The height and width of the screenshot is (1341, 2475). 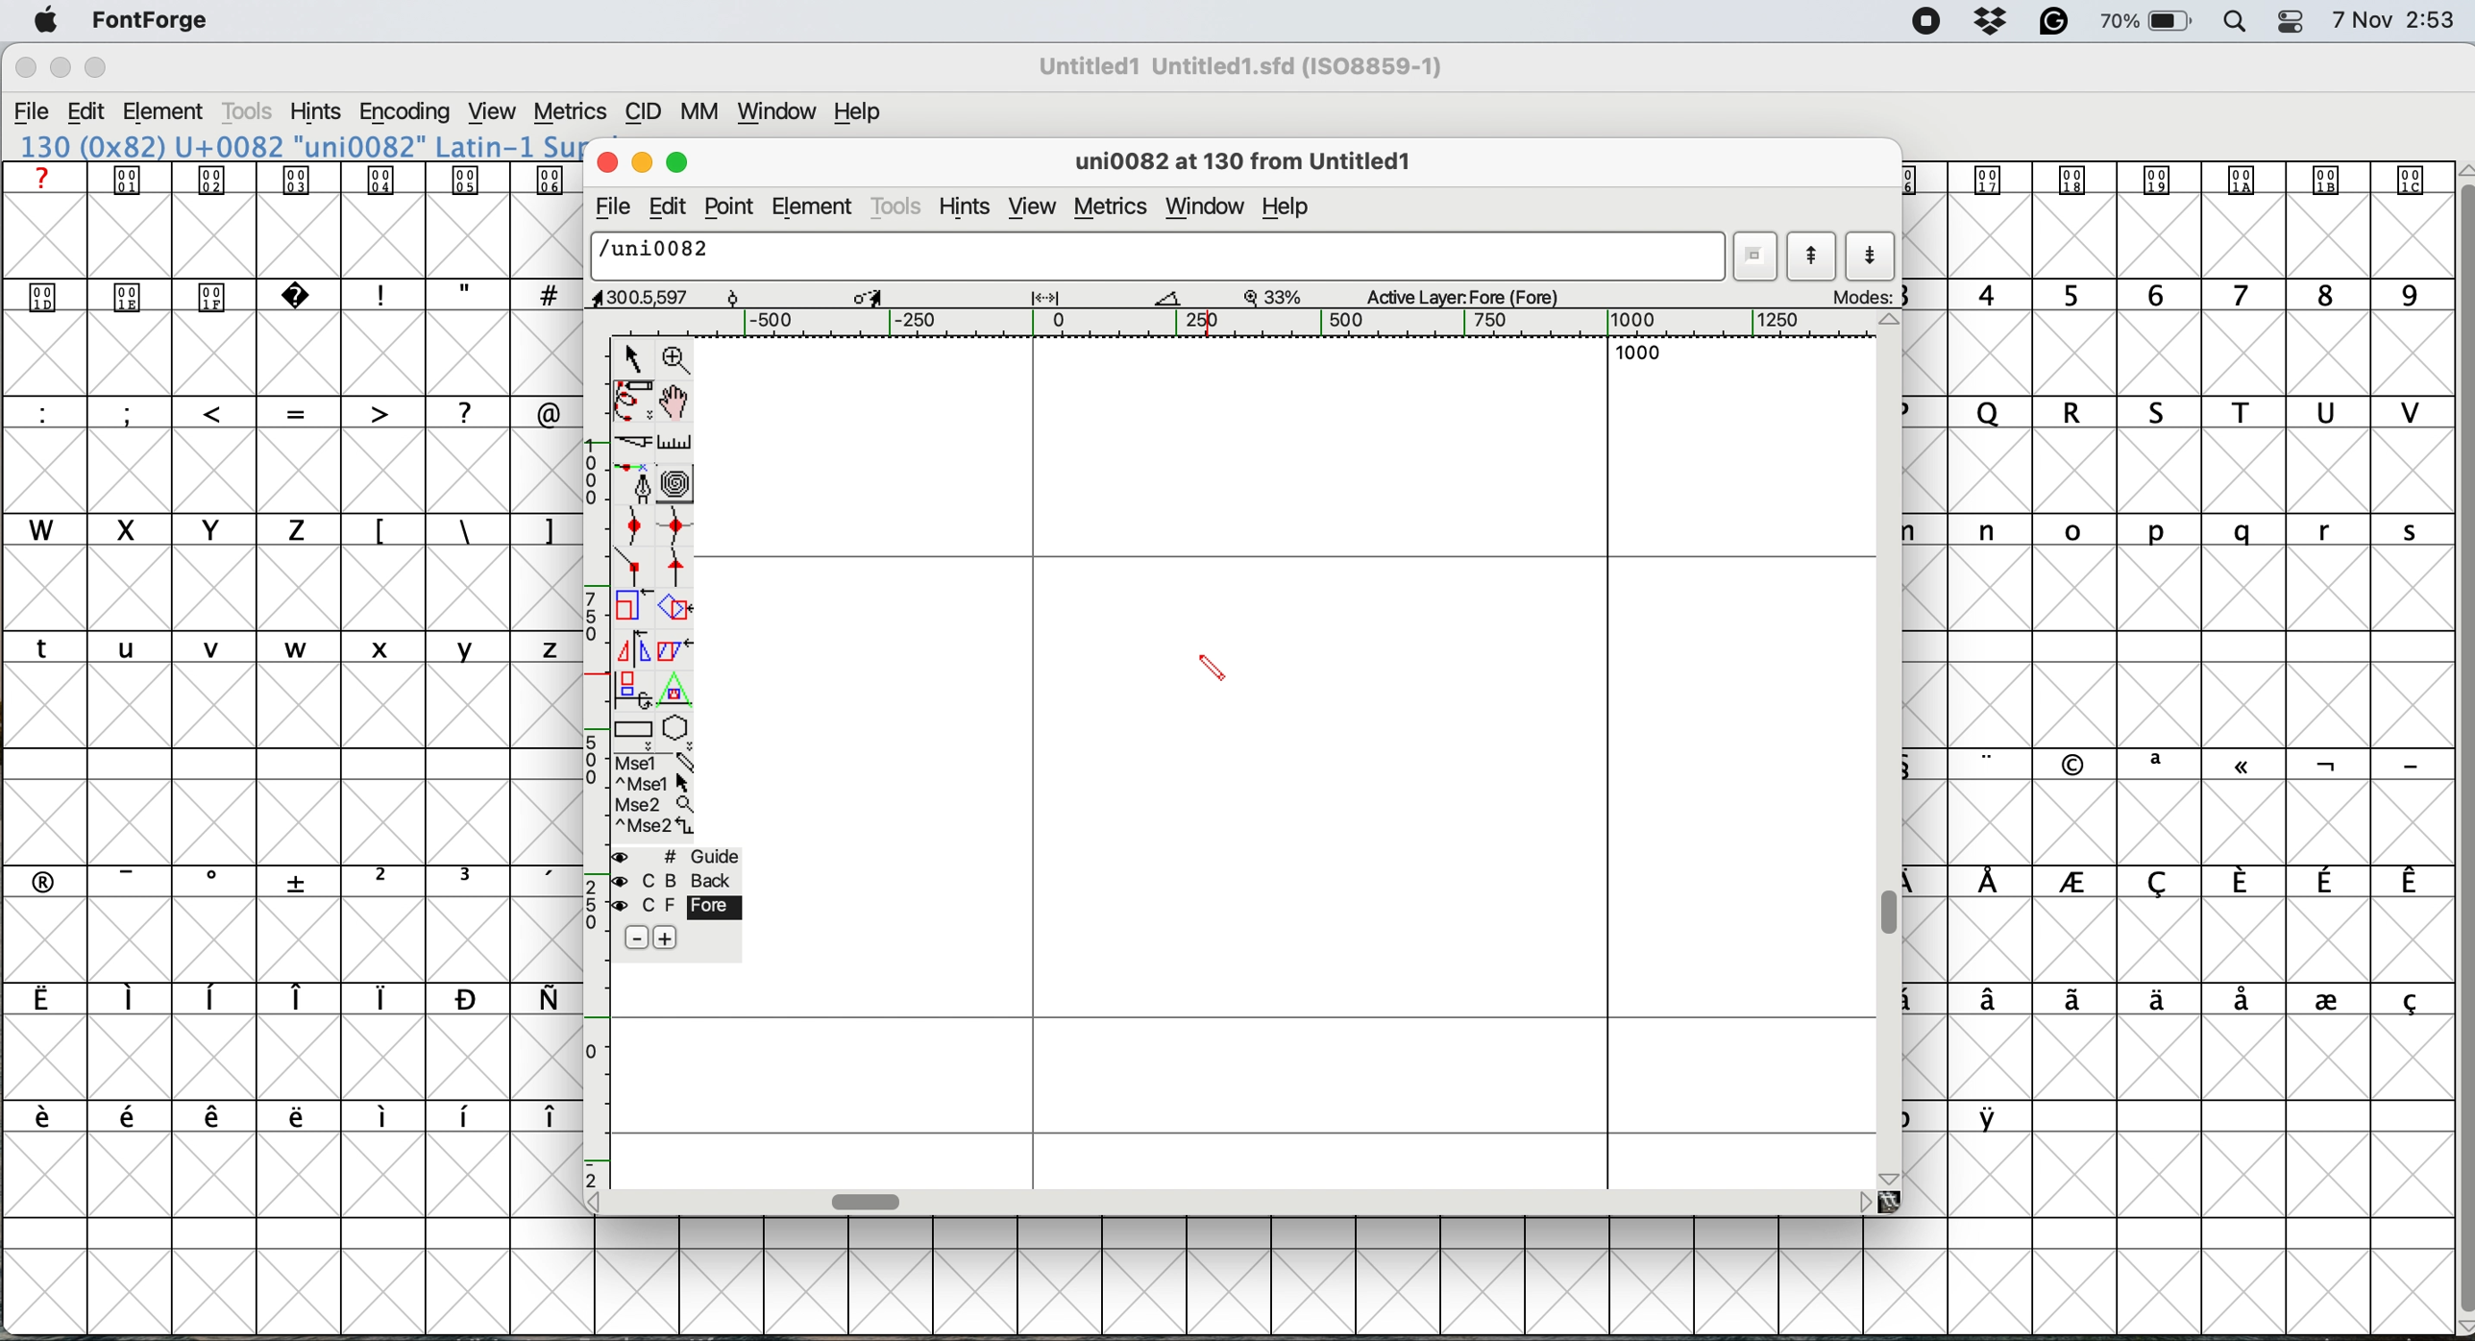 I want to click on file, so click(x=37, y=113).